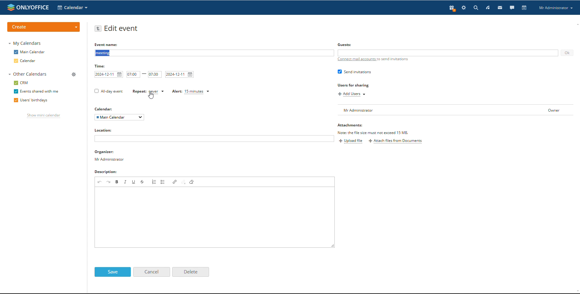 This screenshot has height=294, width=580. I want to click on feed, so click(488, 8).